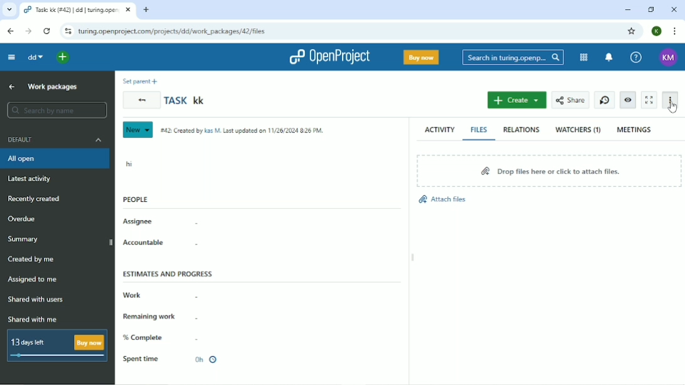  I want to click on More, so click(672, 101).